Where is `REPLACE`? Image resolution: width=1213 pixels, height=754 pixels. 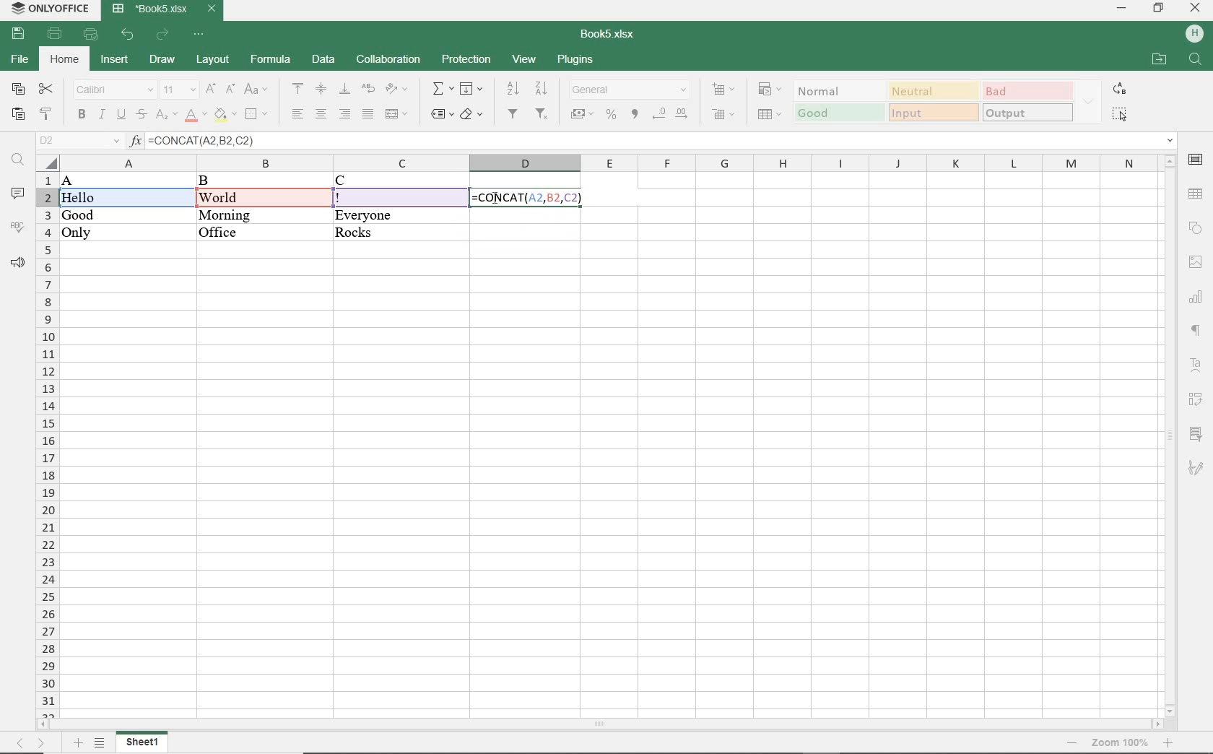
REPLACE is located at coordinates (1120, 90).